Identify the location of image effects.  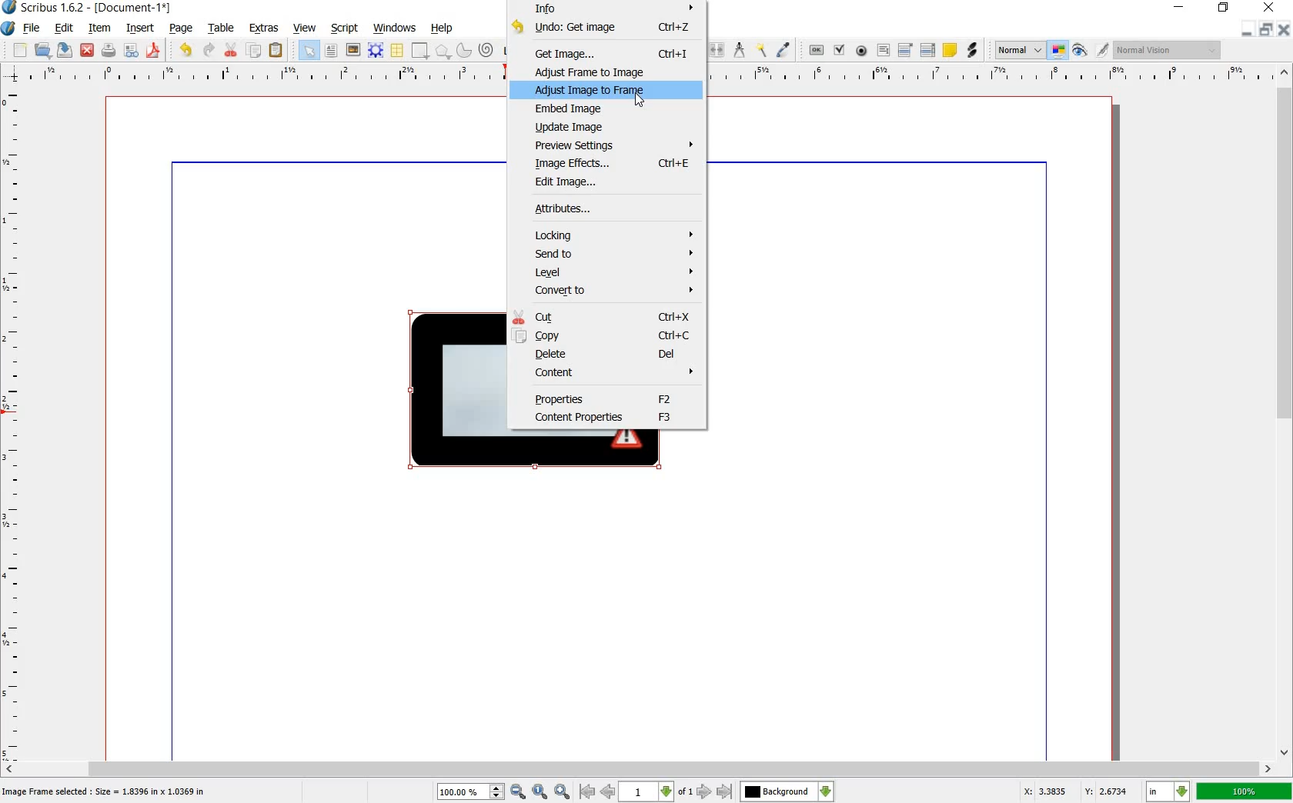
(612, 162).